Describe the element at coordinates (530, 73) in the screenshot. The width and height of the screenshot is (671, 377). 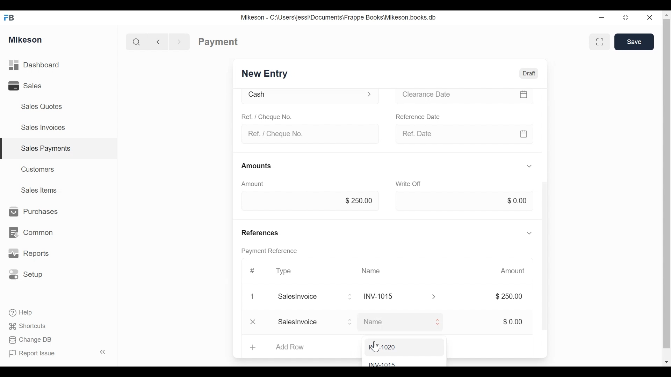
I see `Draft` at that location.